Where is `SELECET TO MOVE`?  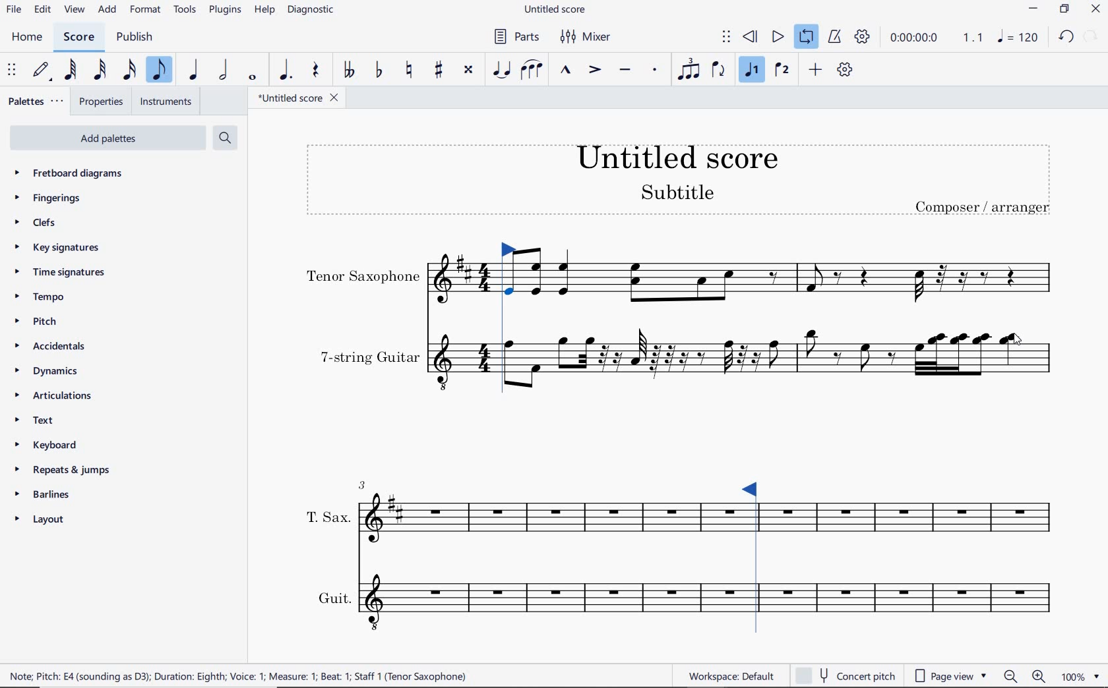
SELECET TO MOVE is located at coordinates (11, 71).